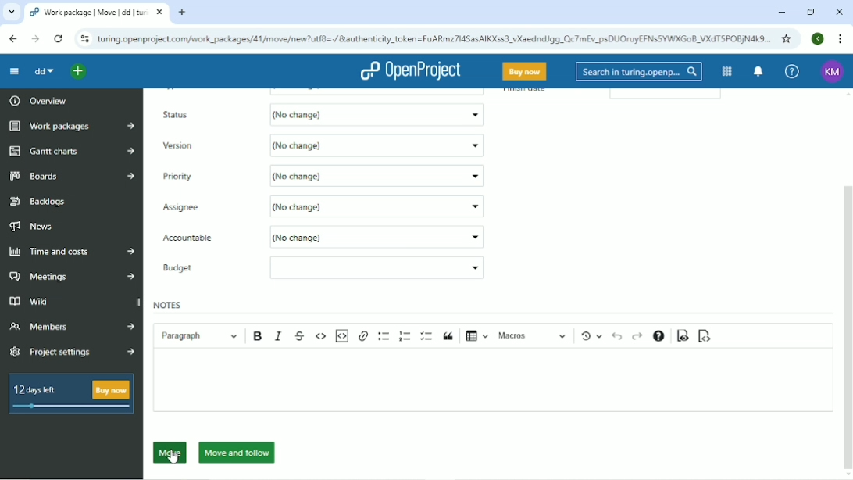 The height and width of the screenshot is (480, 853). I want to click on Insert table, so click(475, 335).